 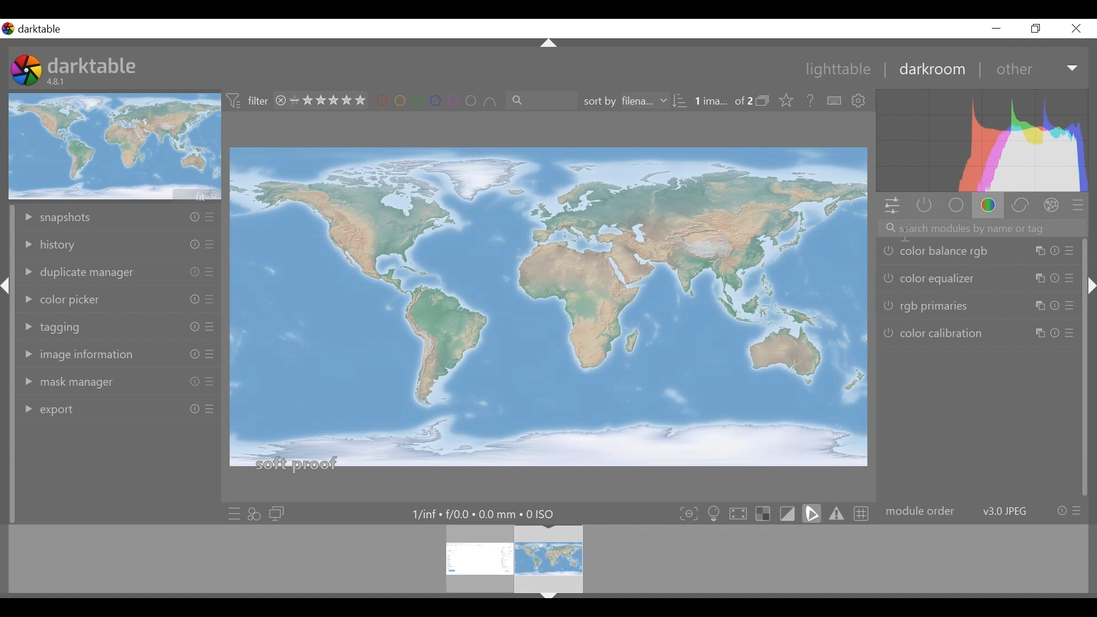 What do you see at coordinates (81, 325) in the screenshot?
I see `tagging` at bounding box center [81, 325].